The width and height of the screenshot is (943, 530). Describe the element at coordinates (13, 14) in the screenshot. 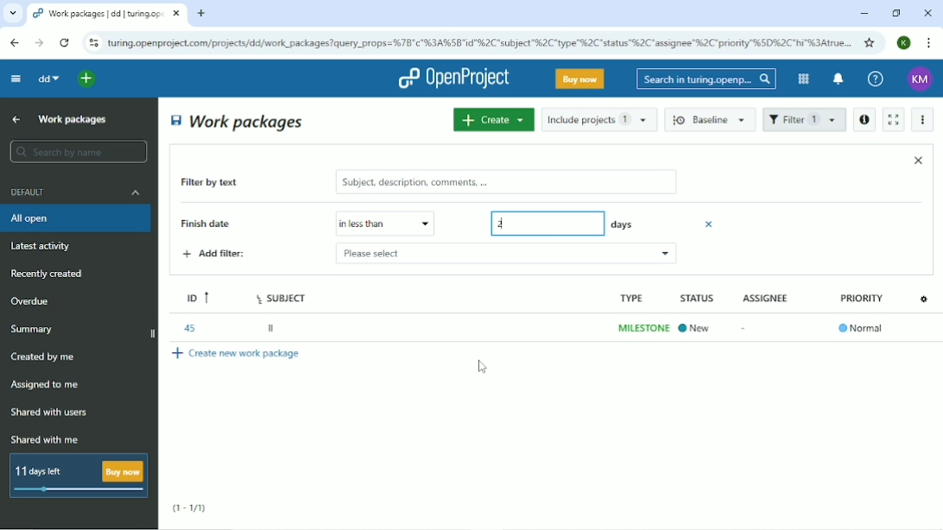

I see `Search tabs` at that location.